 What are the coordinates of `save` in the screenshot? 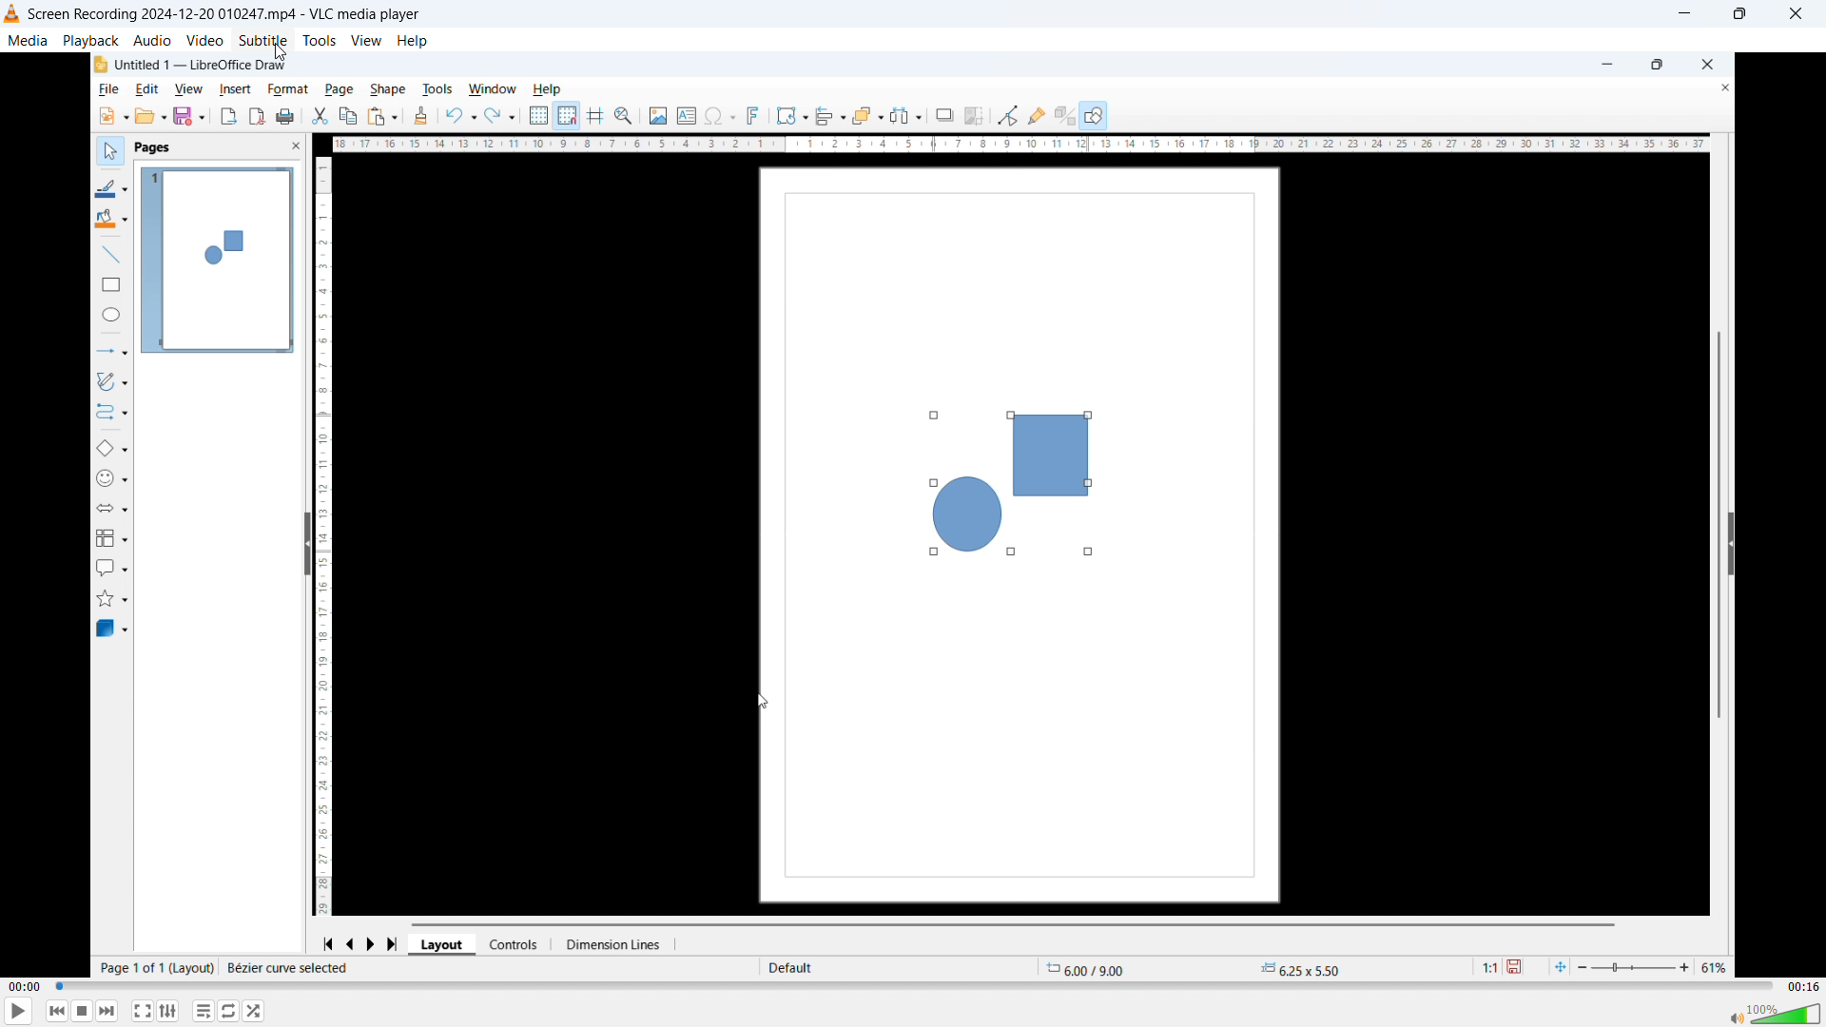 It's located at (1521, 967).